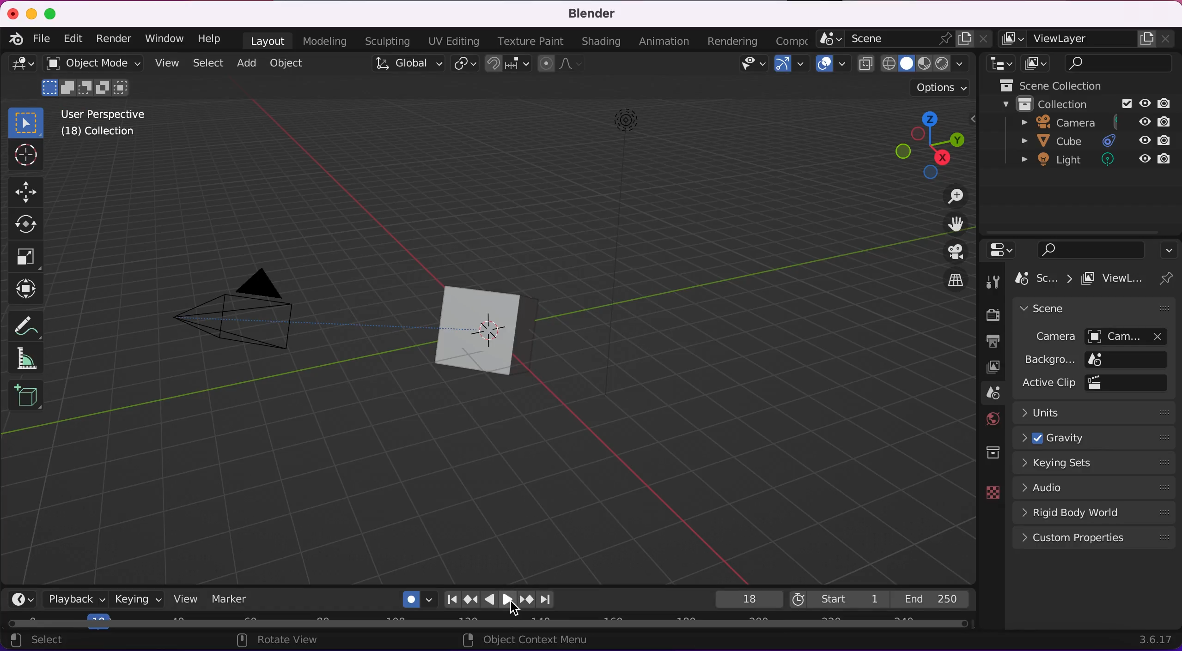 This screenshot has height=651, width=1182. What do you see at coordinates (839, 599) in the screenshot?
I see `first frame` at bounding box center [839, 599].